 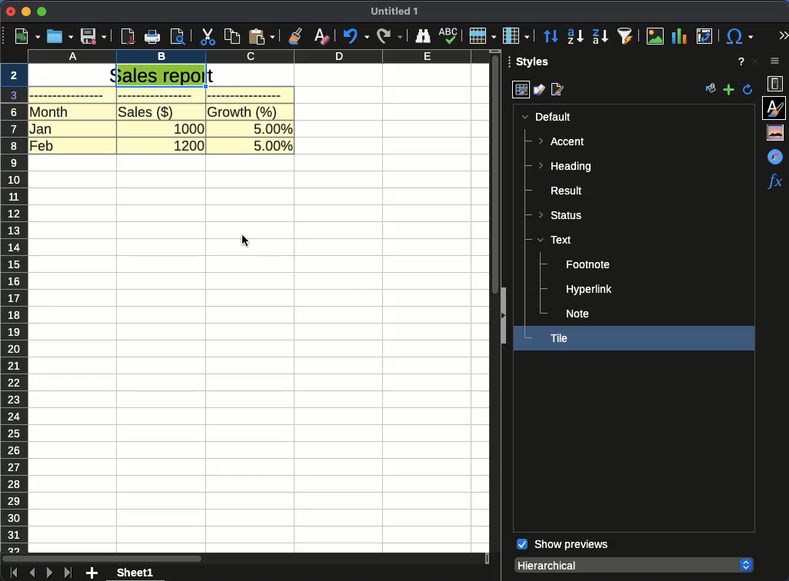 What do you see at coordinates (245, 95) in the screenshot?
I see `blank` at bounding box center [245, 95].